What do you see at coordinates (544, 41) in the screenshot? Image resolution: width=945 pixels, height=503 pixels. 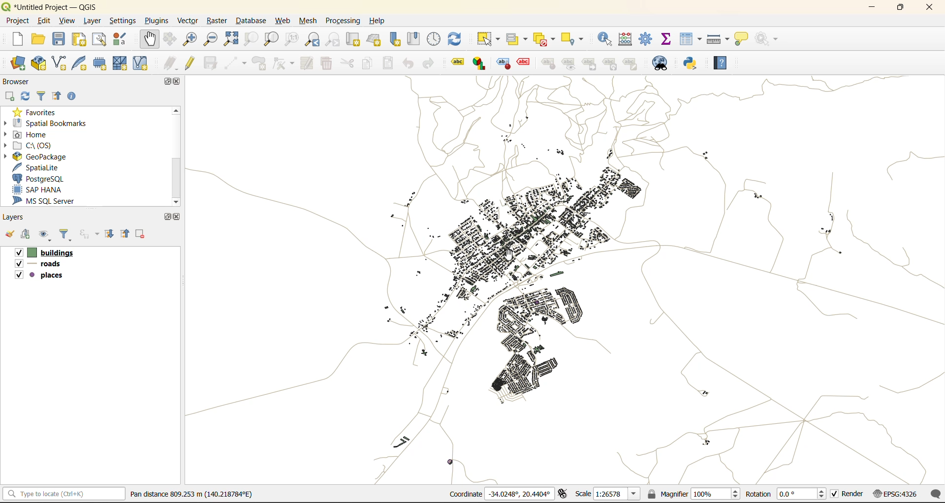 I see `deselect value` at bounding box center [544, 41].